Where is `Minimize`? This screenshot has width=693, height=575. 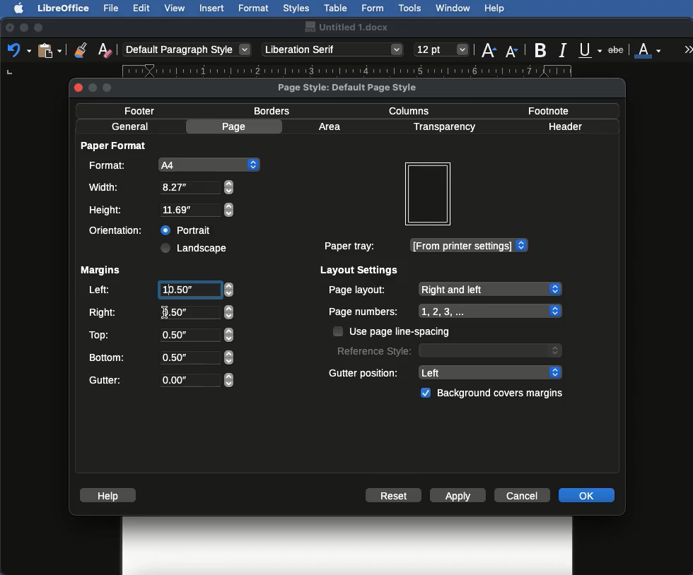
Minimize is located at coordinates (23, 28).